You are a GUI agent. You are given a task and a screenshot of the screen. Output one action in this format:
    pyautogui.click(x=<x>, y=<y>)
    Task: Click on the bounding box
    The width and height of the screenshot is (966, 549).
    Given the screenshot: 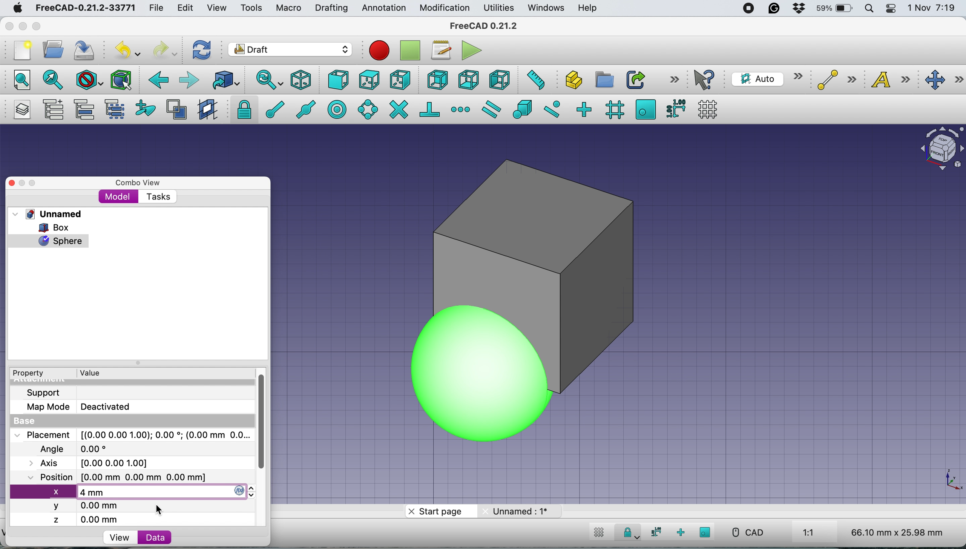 What is the action you would take?
    pyautogui.click(x=120, y=80)
    